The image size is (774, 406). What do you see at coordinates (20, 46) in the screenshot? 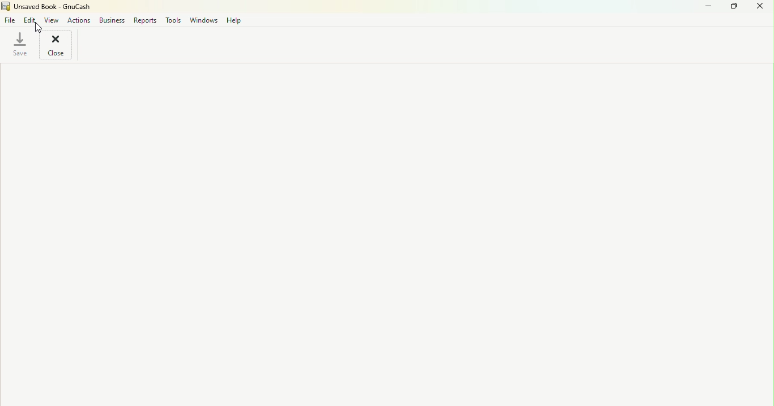
I see `Save` at bounding box center [20, 46].